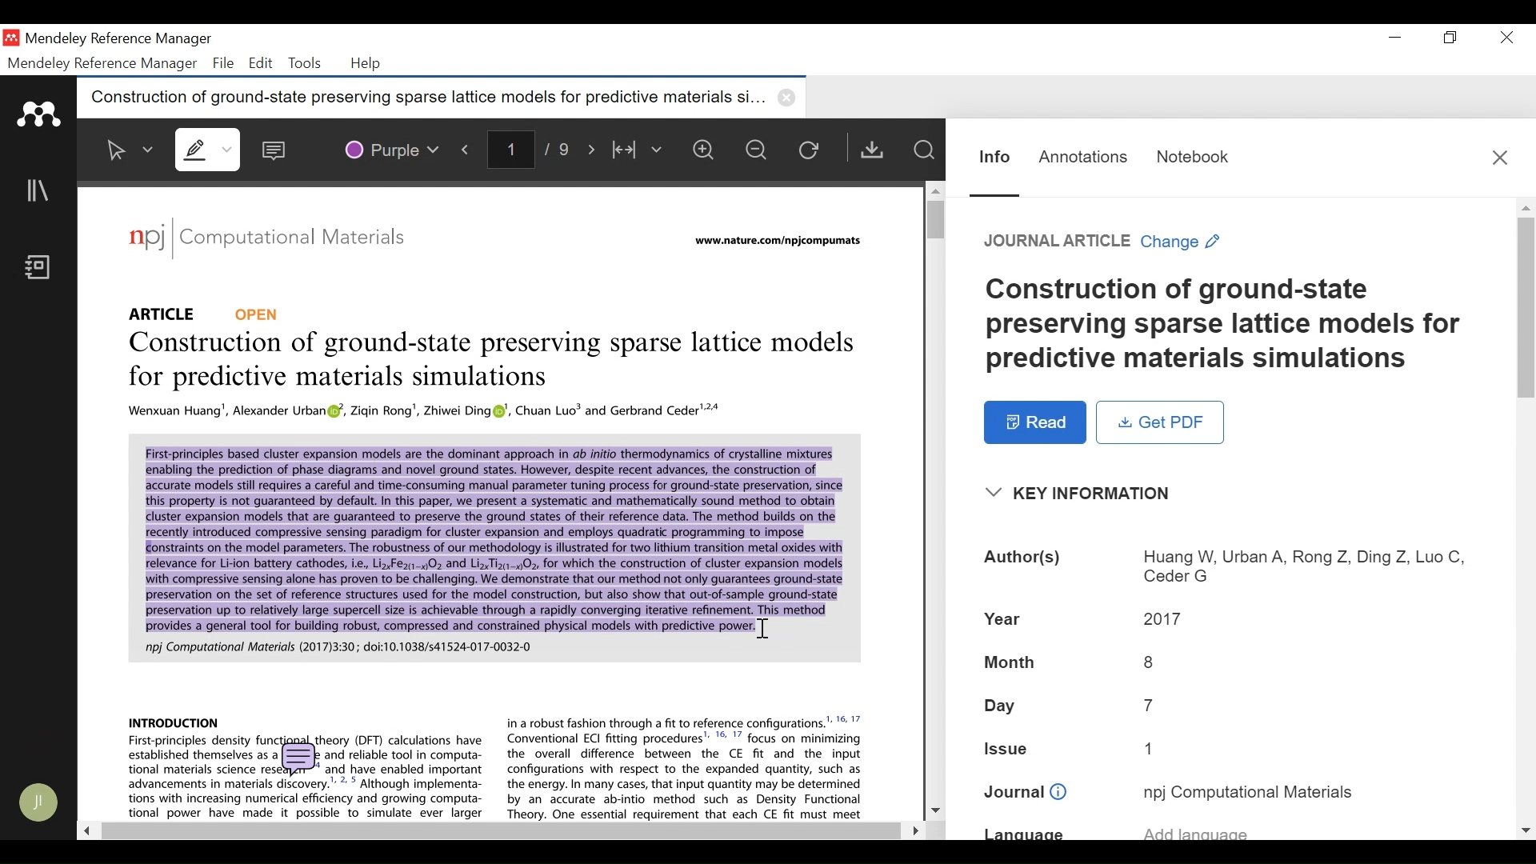 Image resolution: width=1536 pixels, height=864 pixels. What do you see at coordinates (1083, 494) in the screenshot?
I see `Key Information` at bounding box center [1083, 494].